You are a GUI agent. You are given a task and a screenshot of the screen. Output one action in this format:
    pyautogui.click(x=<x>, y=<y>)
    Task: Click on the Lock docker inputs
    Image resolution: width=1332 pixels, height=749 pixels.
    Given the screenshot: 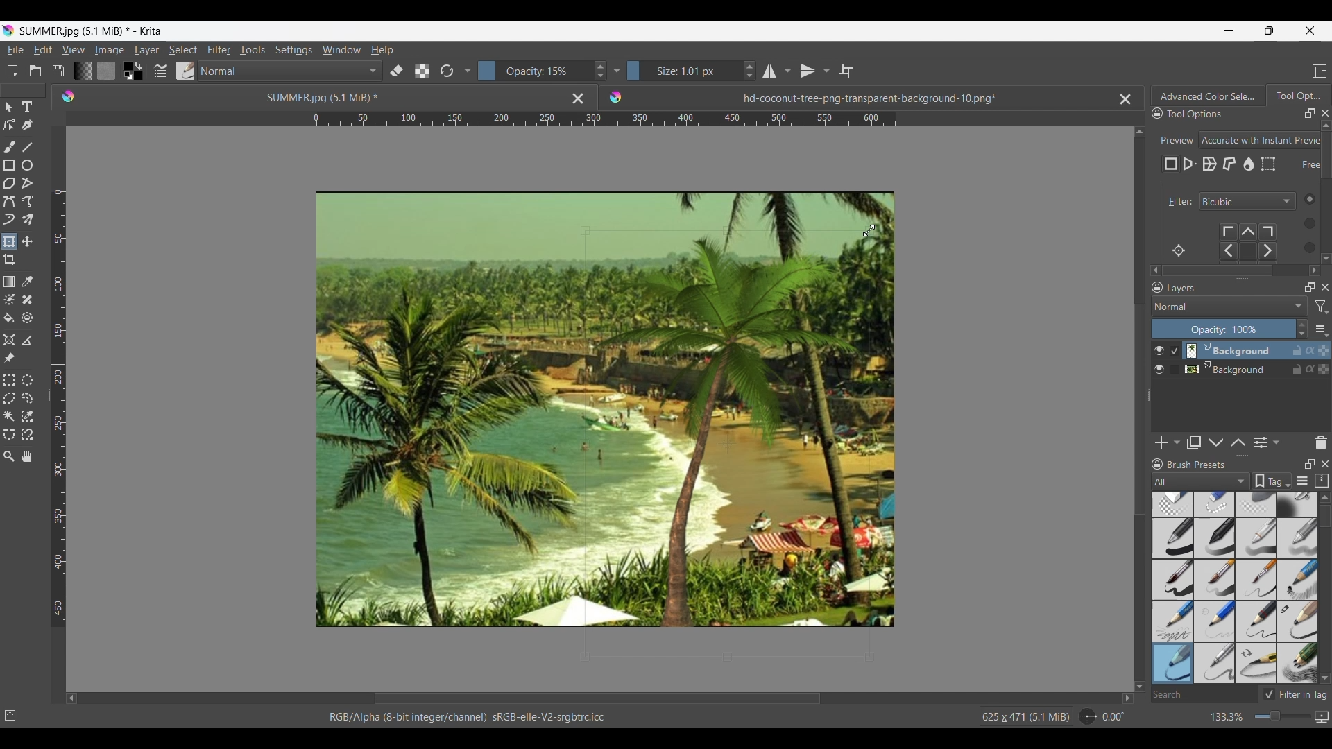 What is the action you would take?
    pyautogui.click(x=1157, y=114)
    